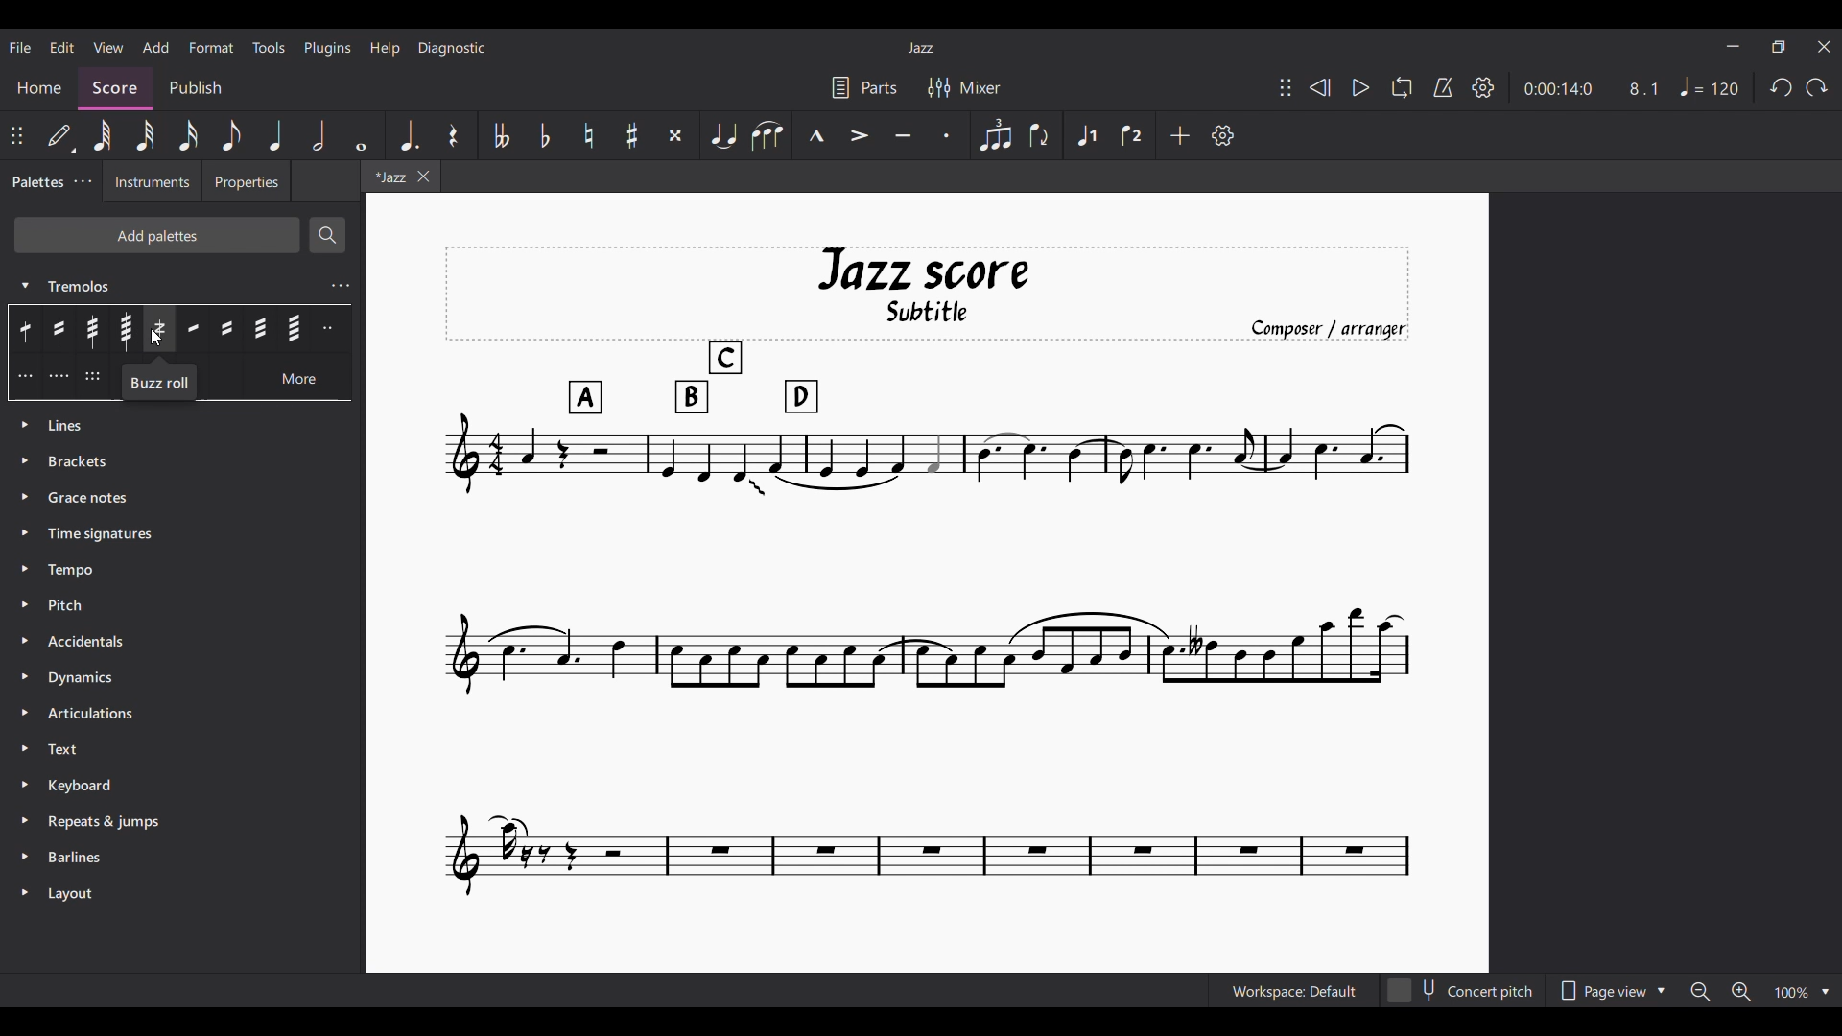  What do you see at coordinates (1131, 134) in the screenshot?
I see `Voice 2` at bounding box center [1131, 134].